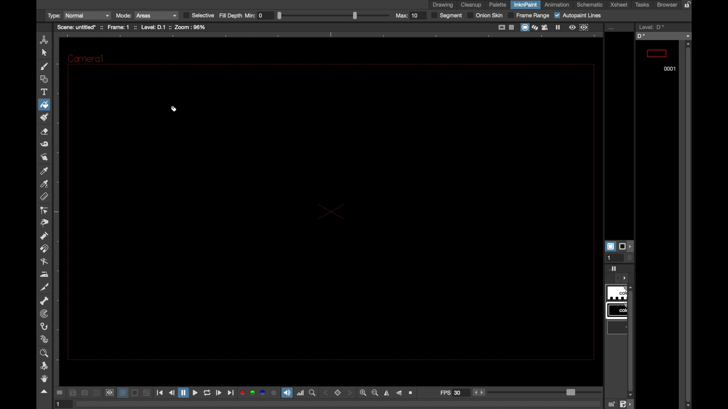  What do you see at coordinates (44, 132) in the screenshot?
I see `eraser tool` at bounding box center [44, 132].